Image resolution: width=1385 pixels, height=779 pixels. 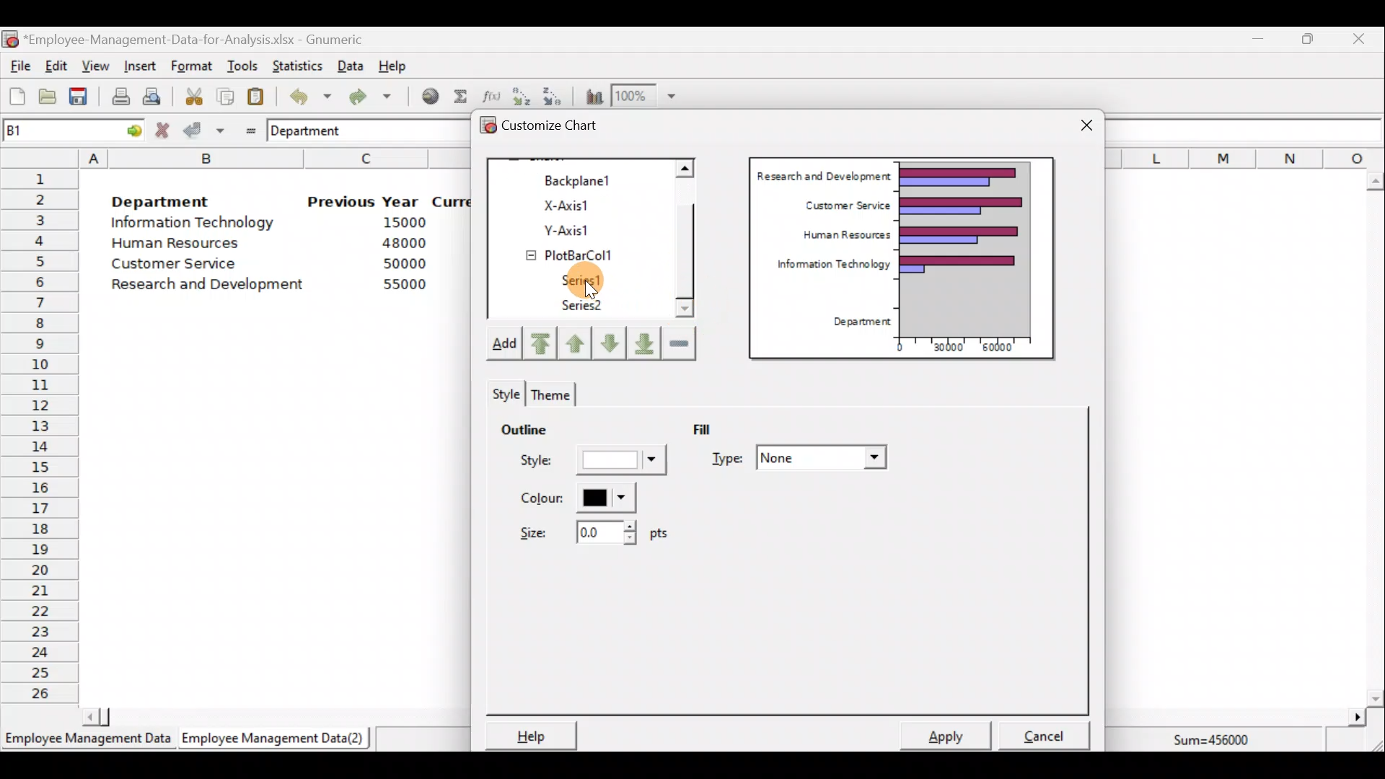 What do you see at coordinates (503, 346) in the screenshot?
I see `Add` at bounding box center [503, 346].